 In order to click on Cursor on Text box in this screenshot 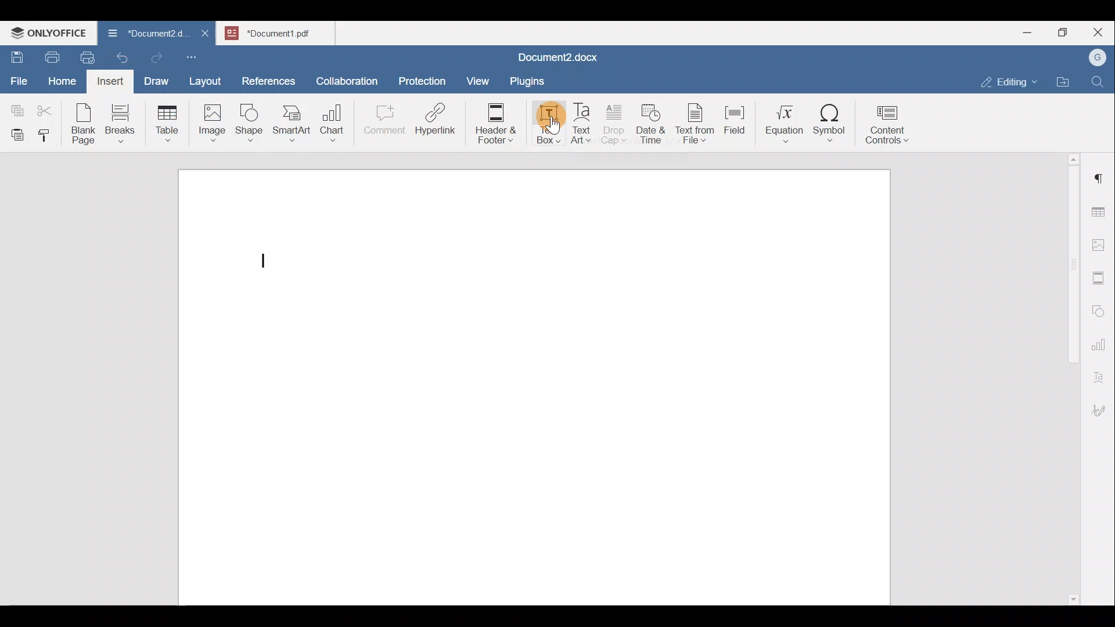, I will do `click(544, 130)`.